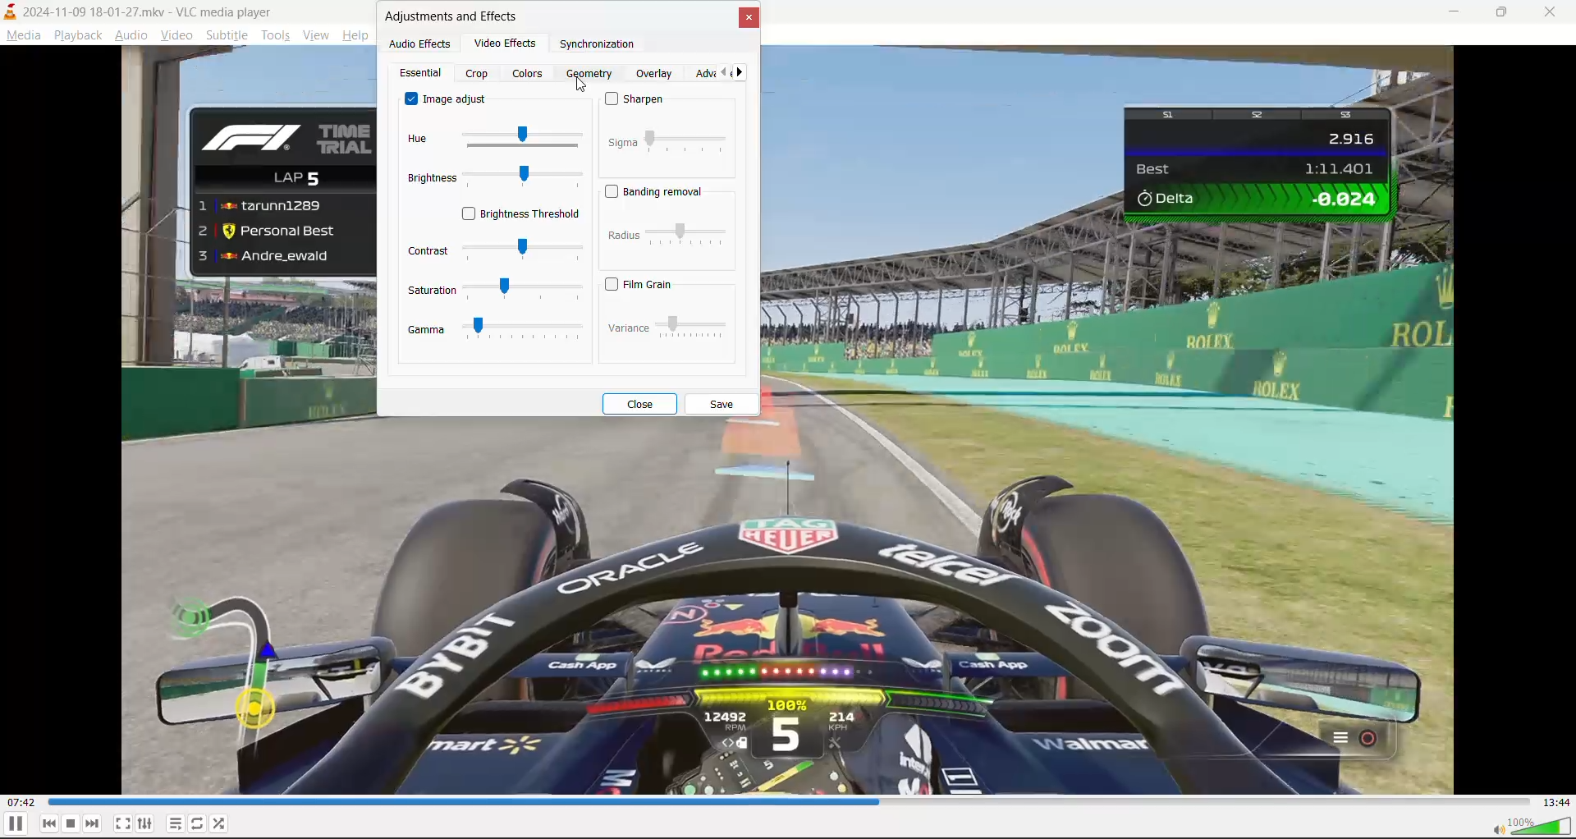 The image size is (1576, 839). Describe the element at coordinates (1530, 825) in the screenshot. I see `volume` at that location.